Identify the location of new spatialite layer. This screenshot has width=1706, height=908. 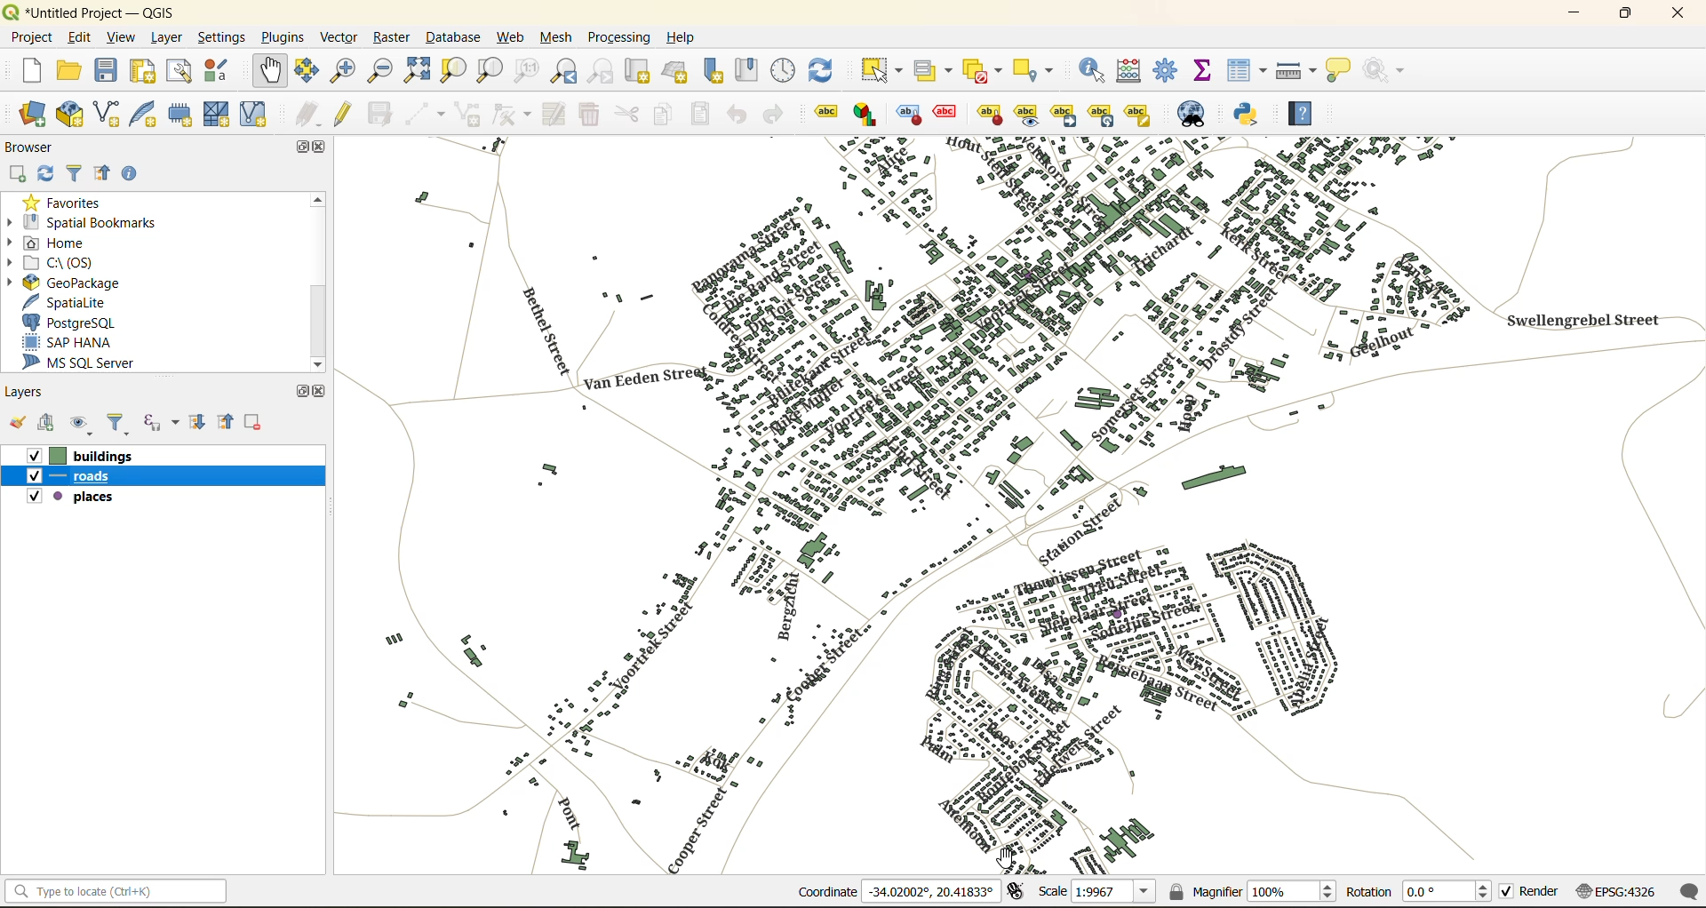
(148, 116).